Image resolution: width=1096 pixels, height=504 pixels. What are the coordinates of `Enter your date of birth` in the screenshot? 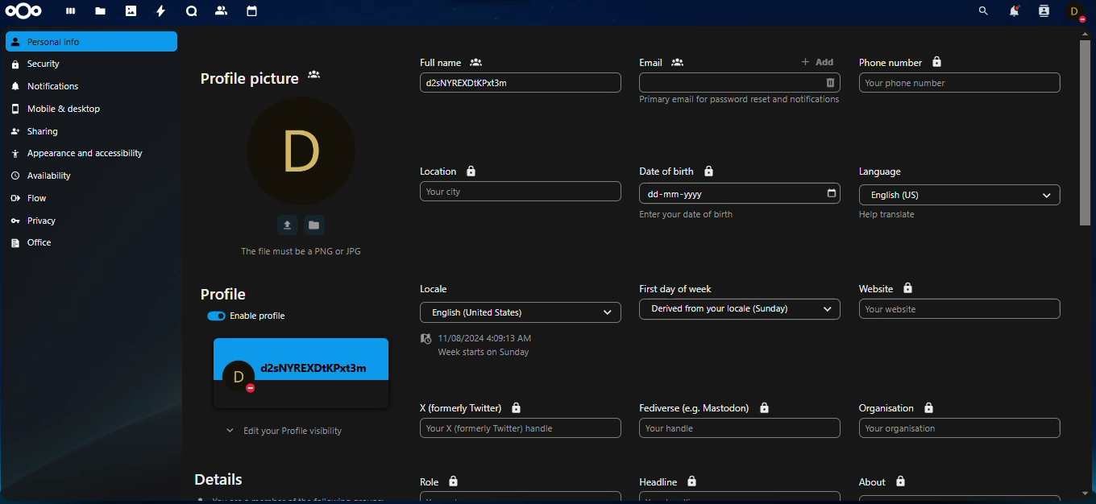 It's located at (687, 215).